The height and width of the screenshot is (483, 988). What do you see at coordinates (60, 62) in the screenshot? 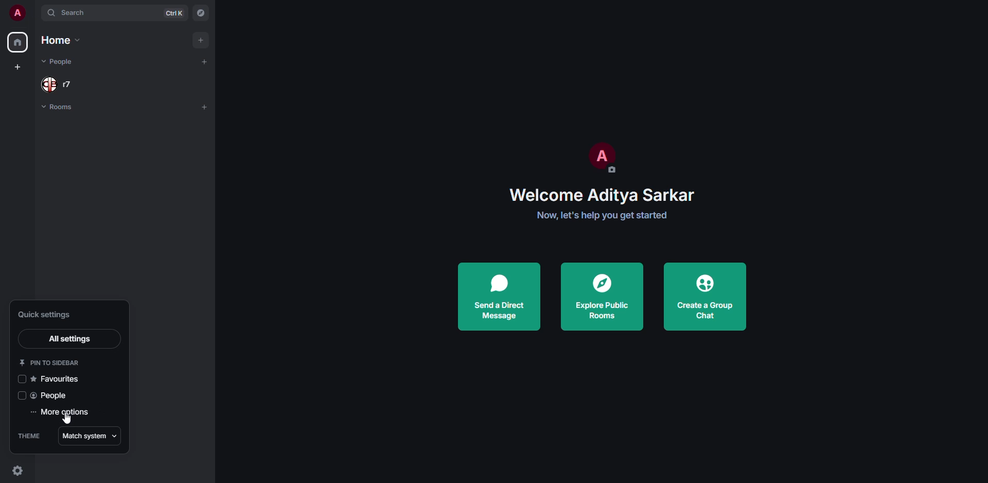
I see `people` at bounding box center [60, 62].